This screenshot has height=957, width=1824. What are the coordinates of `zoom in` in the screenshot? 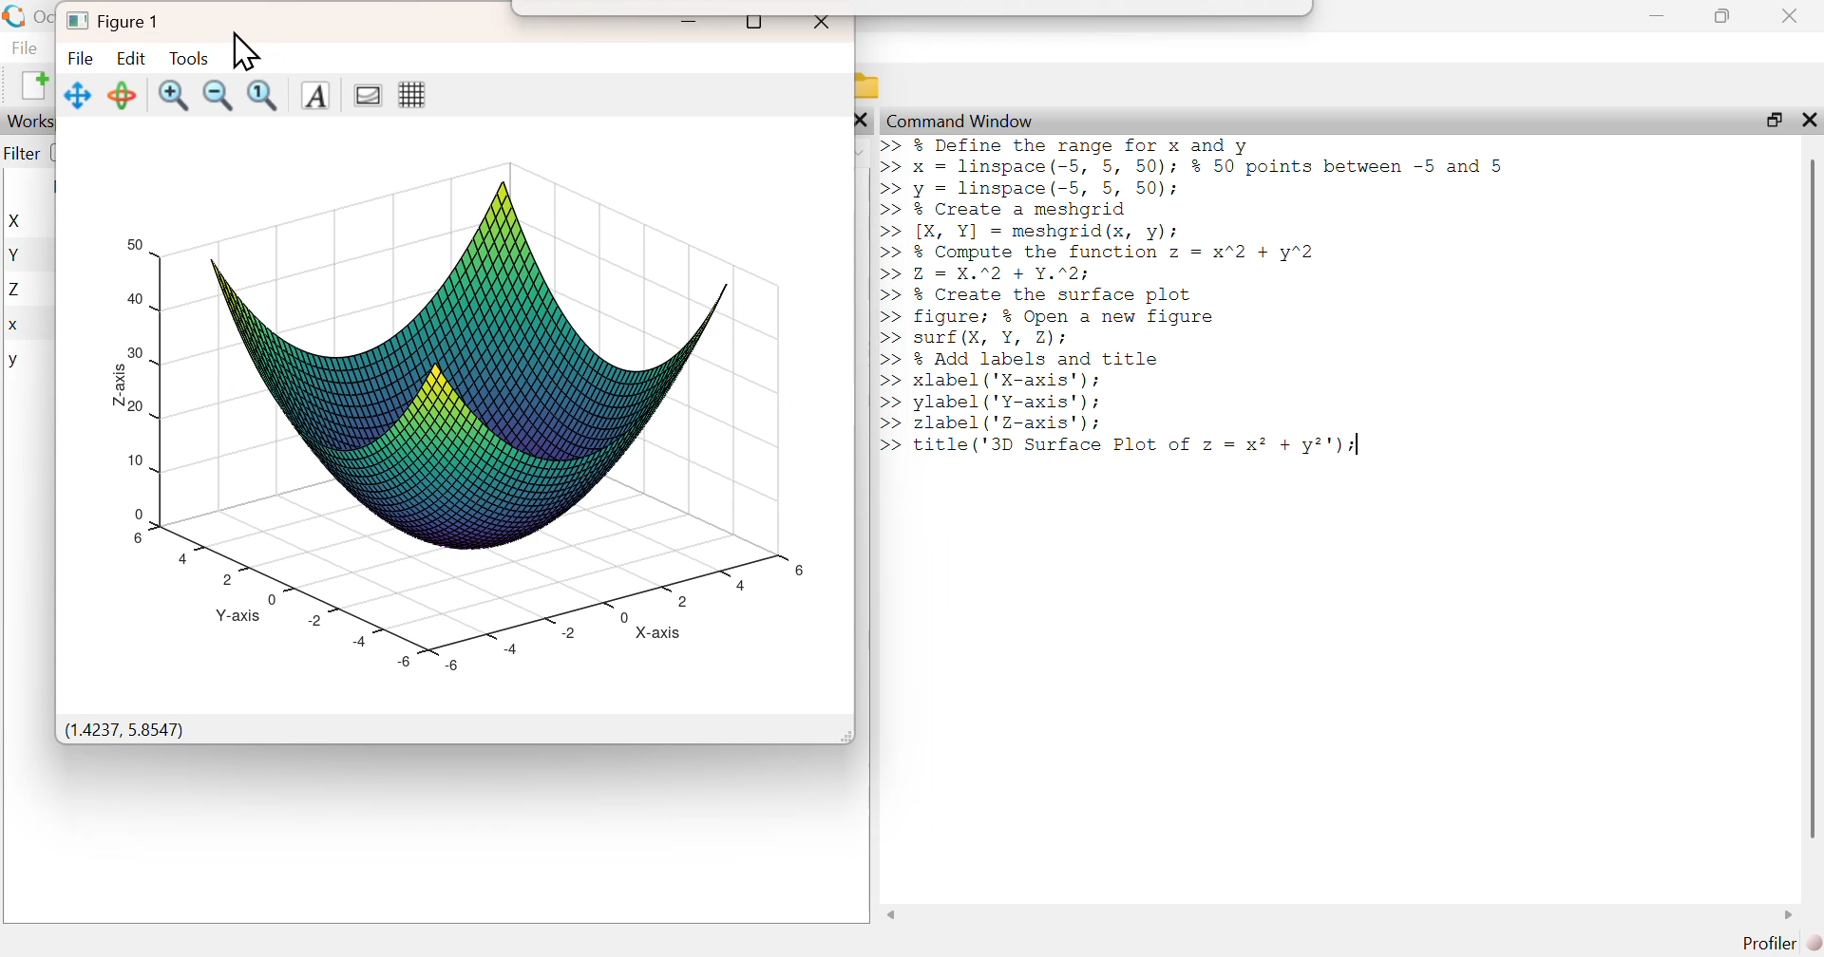 It's located at (172, 95).